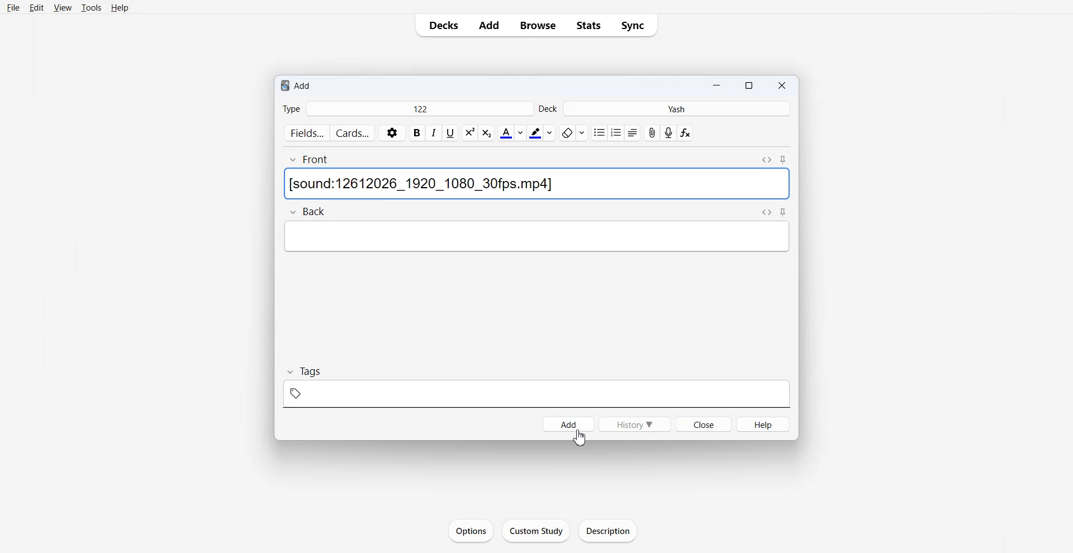 Image resolution: width=1073 pixels, height=553 pixels. I want to click on Italic, so click(434, 133).